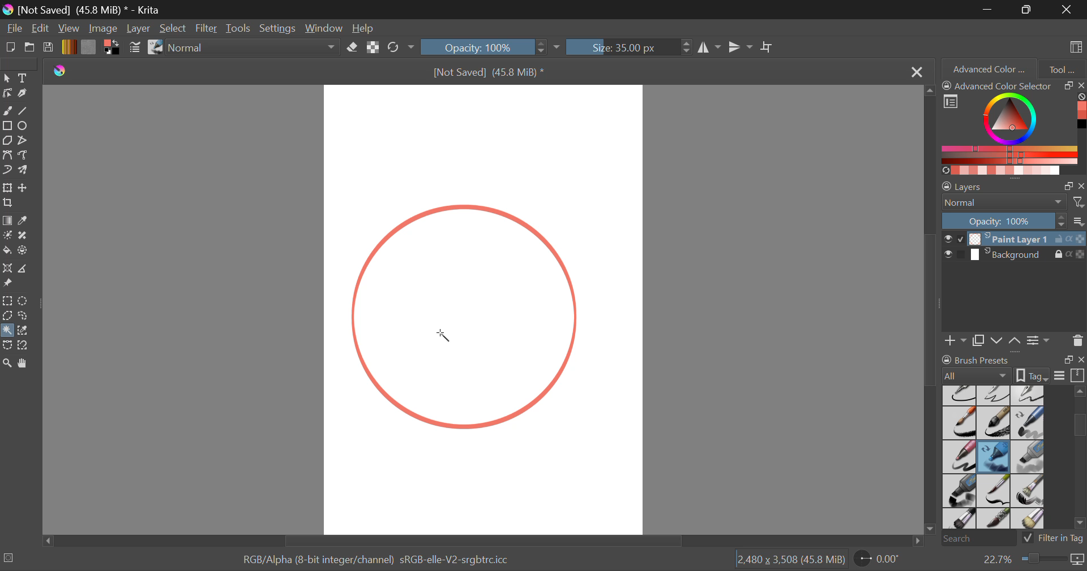  Describe the element at coordinates (25, 93) in the screenshot. I see `Calligraphic Tool` at that location.